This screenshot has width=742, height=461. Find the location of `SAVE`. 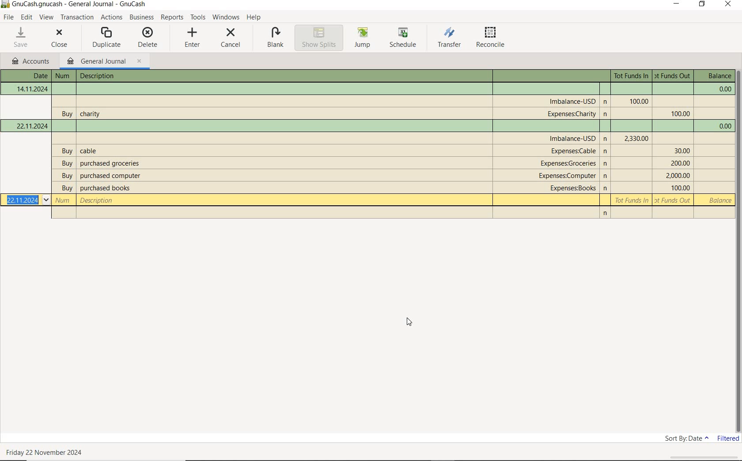

SAVE is located at coordinates (22, 38).